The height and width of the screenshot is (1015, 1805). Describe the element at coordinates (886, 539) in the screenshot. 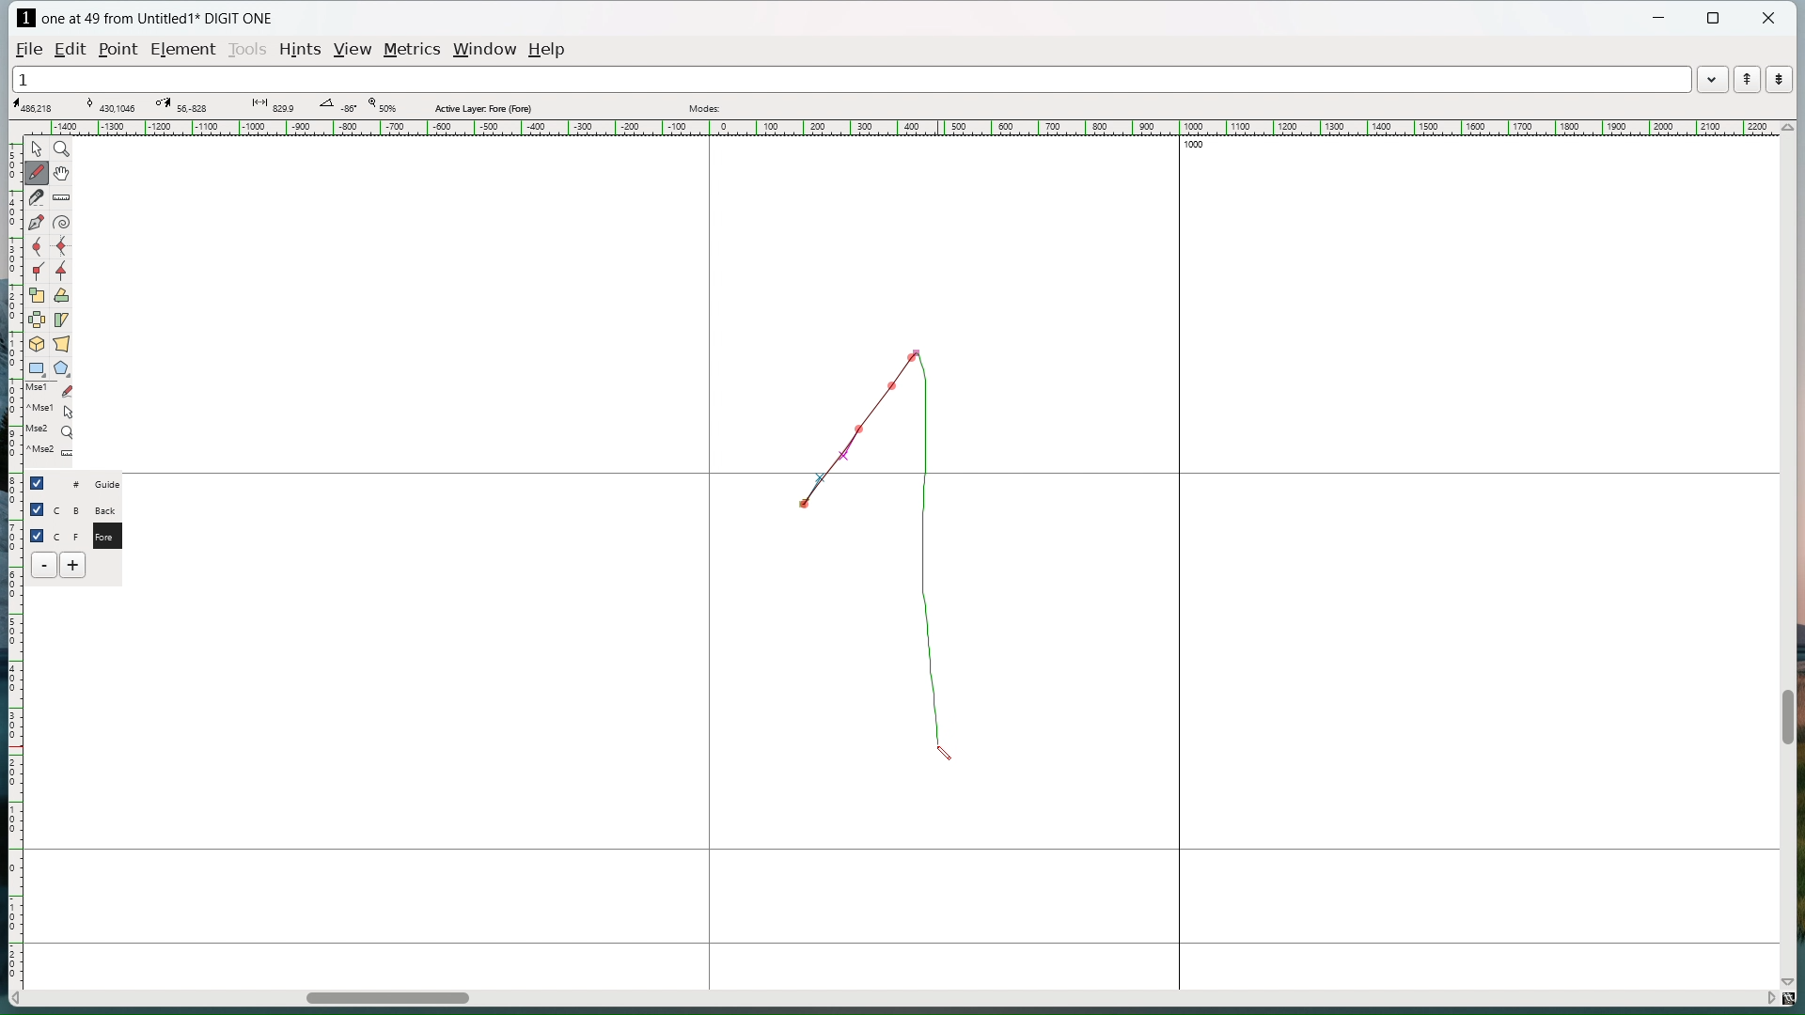

I see `Dotted line graph` at that location.